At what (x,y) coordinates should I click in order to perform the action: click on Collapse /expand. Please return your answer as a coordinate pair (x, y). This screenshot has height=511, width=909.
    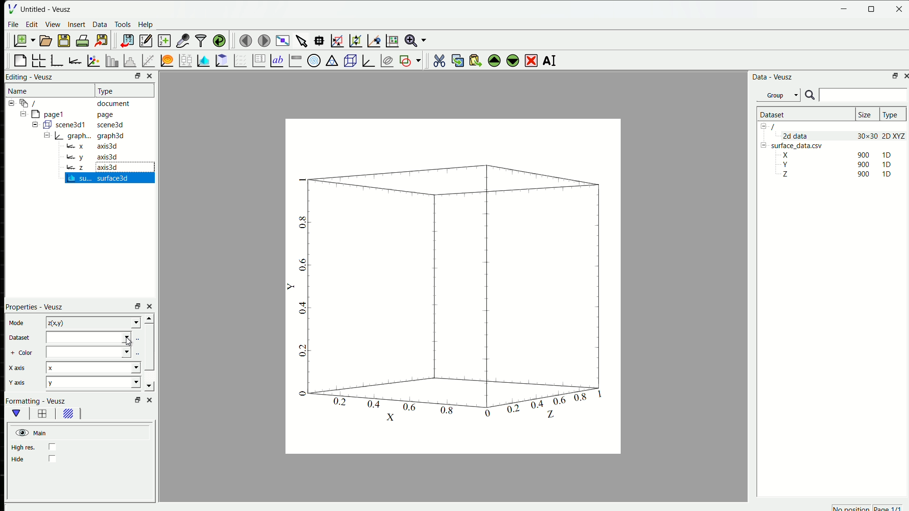
    Looking at the image, I should click on (763, 127).